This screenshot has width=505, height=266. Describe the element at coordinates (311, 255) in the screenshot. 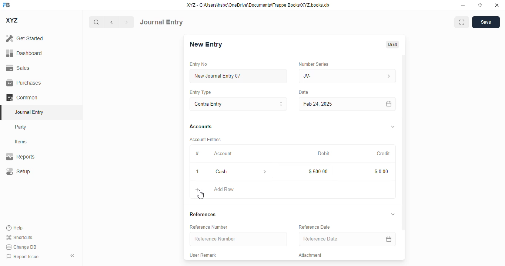

I see `attachment` at that location.